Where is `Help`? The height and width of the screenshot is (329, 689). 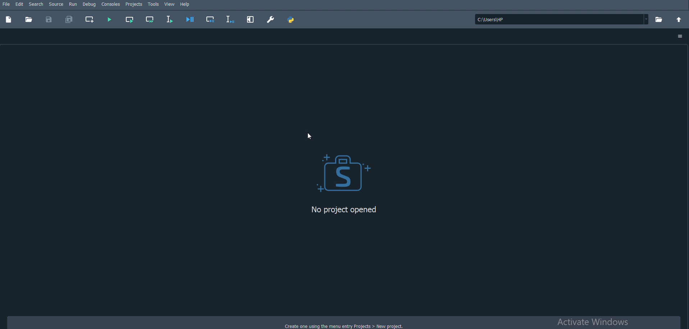 Help is located at coordinates (186, 4).